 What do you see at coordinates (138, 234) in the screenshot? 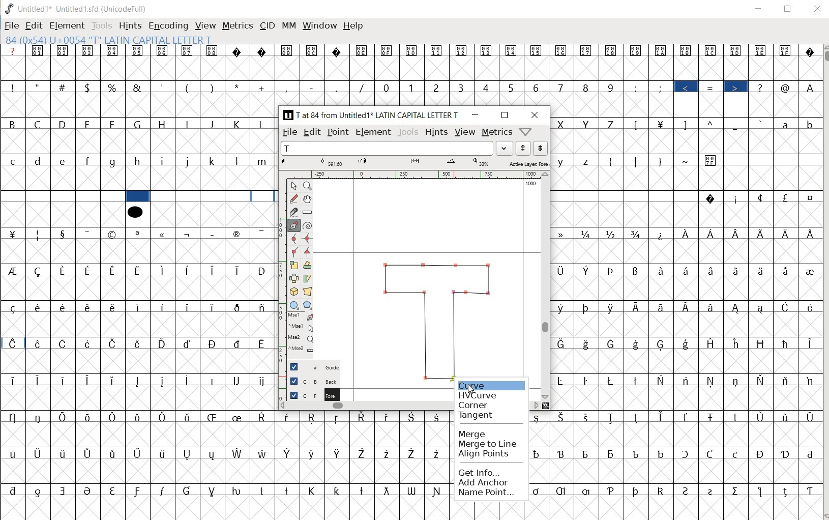
I see `Symbol` at bounding box center [138, 234].